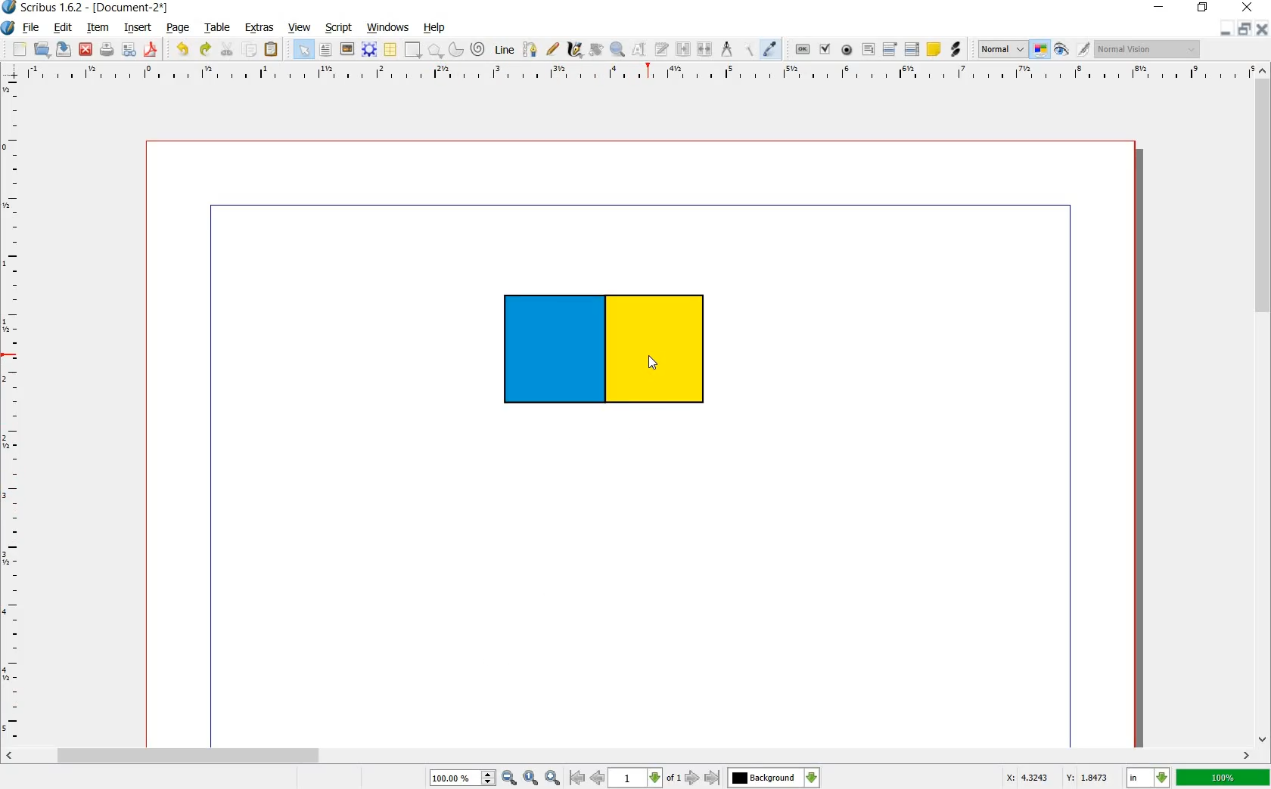 The height and width of the screenshot is (789, 1271). Describe the element at coordinates (259, 28) in the screenshot. I see `extras` at that location.